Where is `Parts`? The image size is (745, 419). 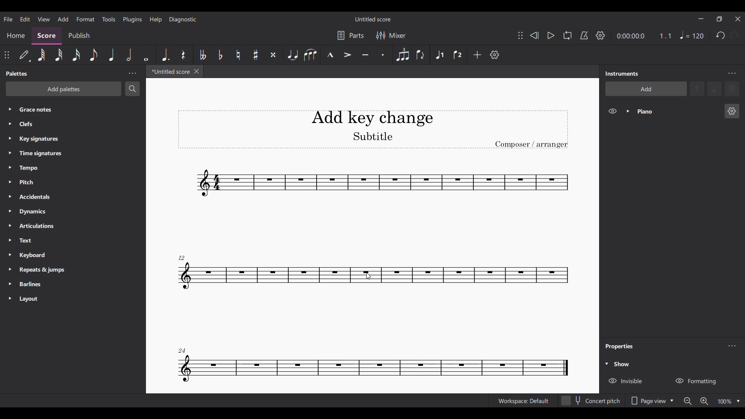 Parts is located at coordinates (350, 35).